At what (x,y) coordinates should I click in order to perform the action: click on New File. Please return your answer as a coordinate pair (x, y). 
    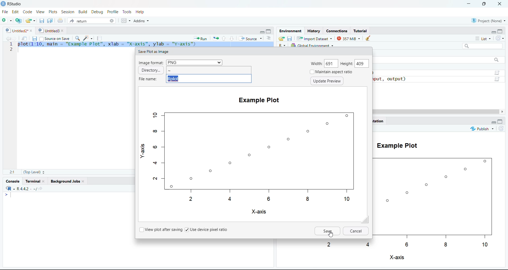
    Looking at the image, I should click on (7, 20).